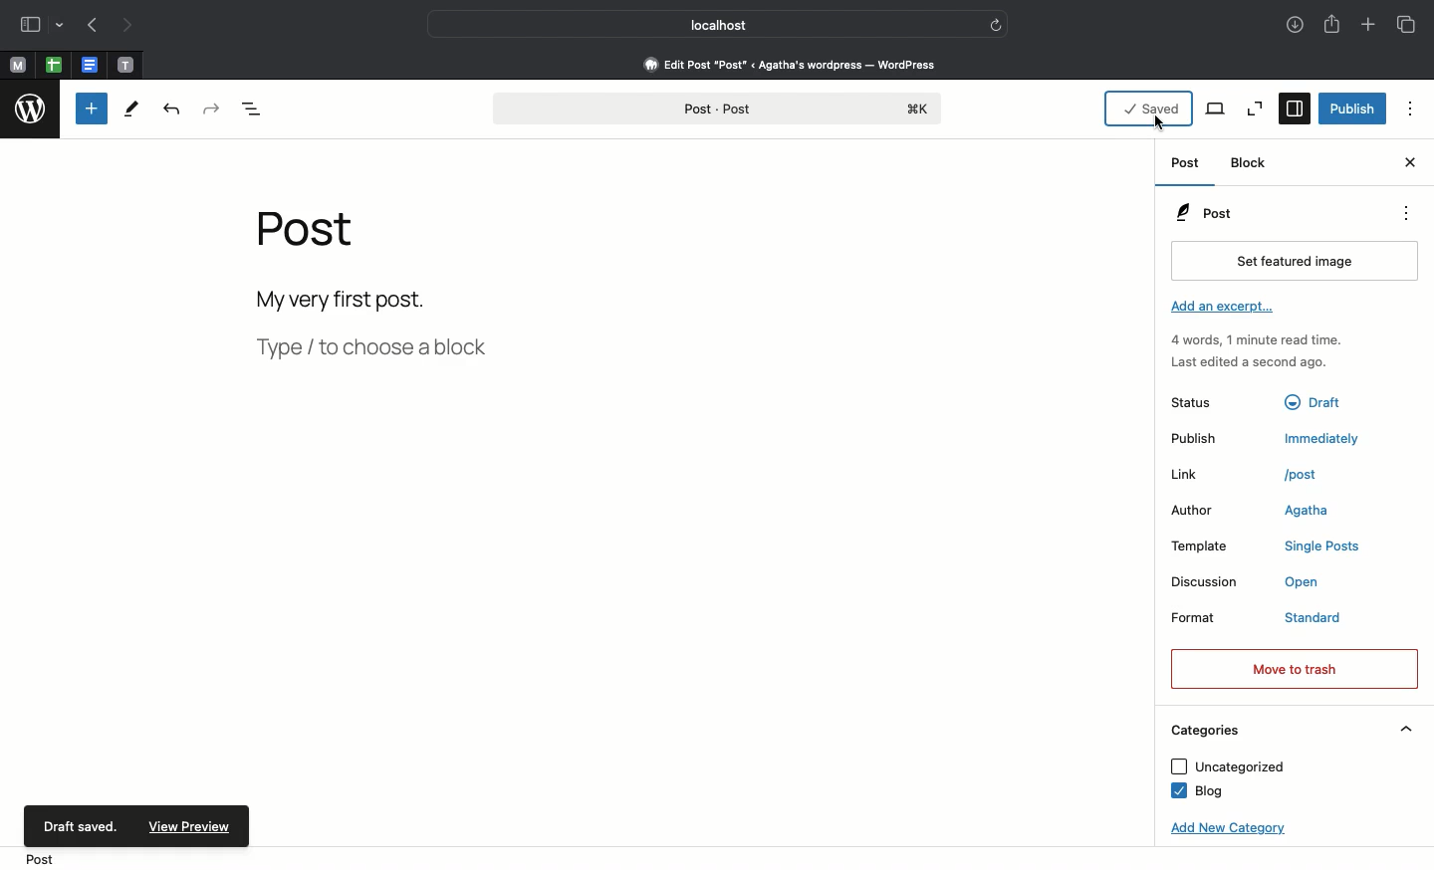 The image size is (1434, 870). What do you see at coordinates (1195, 792) in the screenshot?
I see `Blog` at bounding box center [1195, 792].